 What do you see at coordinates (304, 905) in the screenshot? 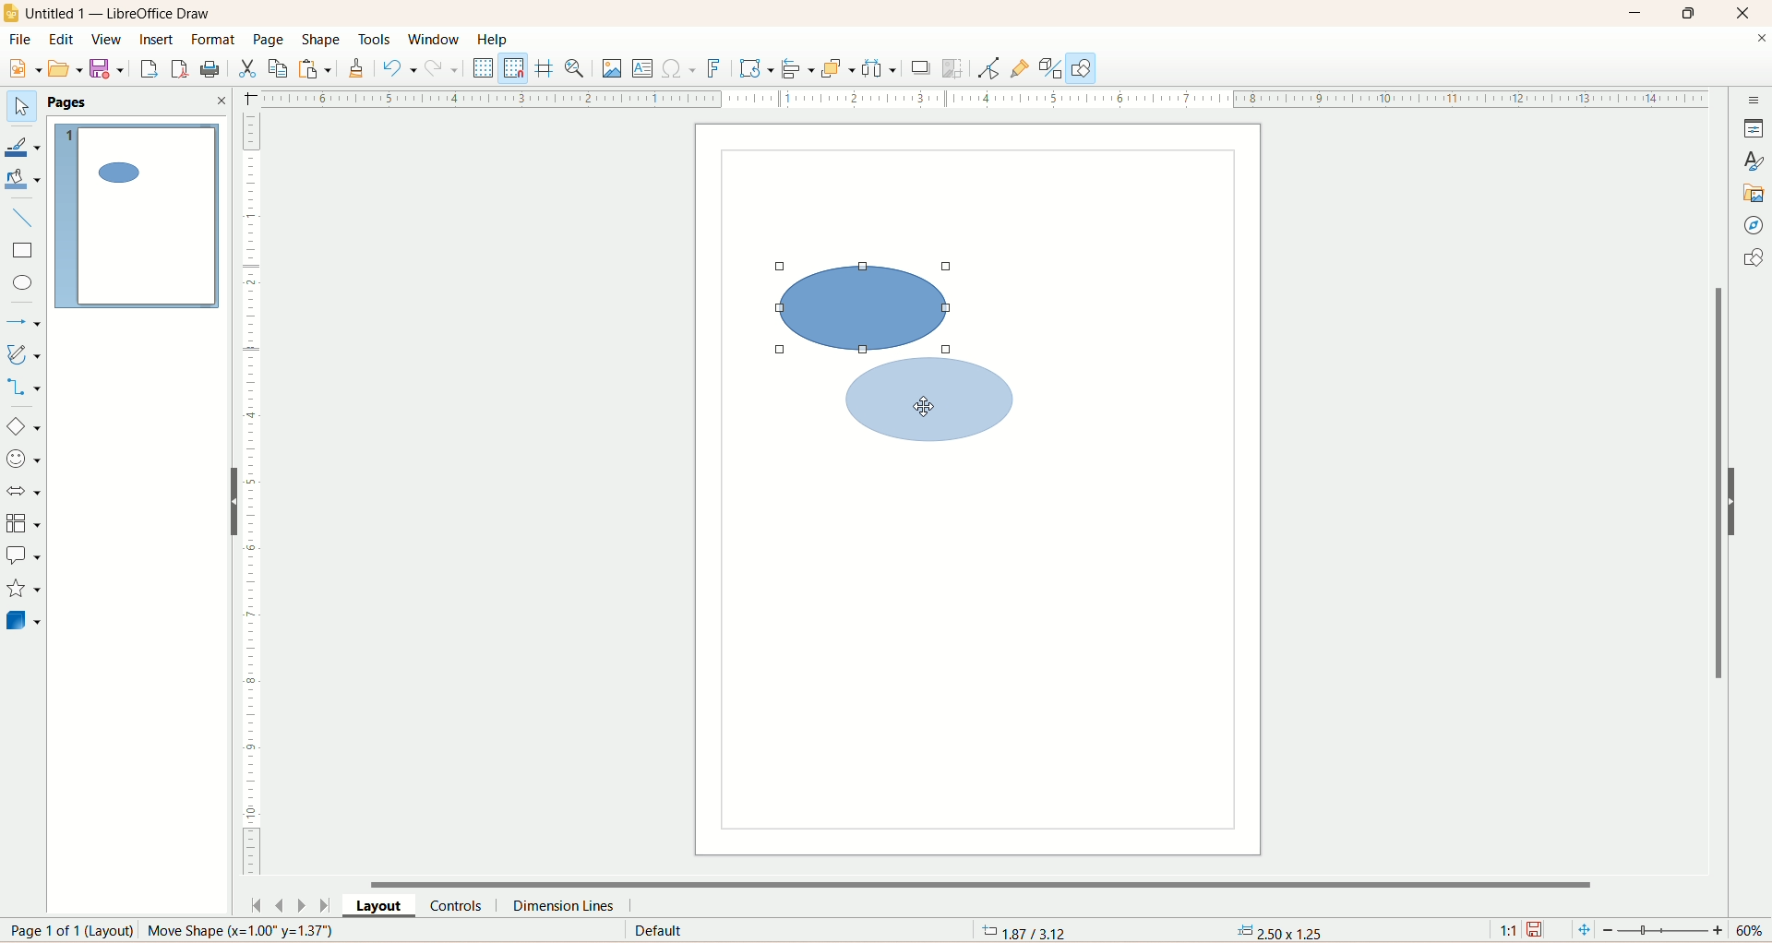
I see `next page` at bounding box center [304, 905].